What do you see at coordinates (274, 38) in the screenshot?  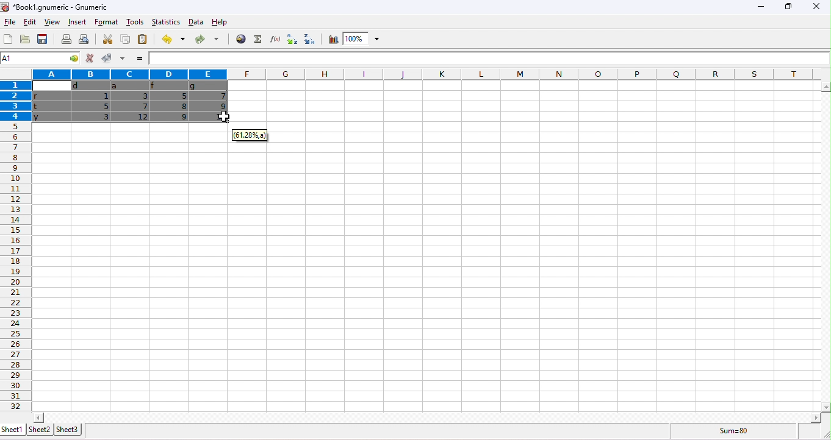 I see `function wizard` at bounding box center [274, 38].